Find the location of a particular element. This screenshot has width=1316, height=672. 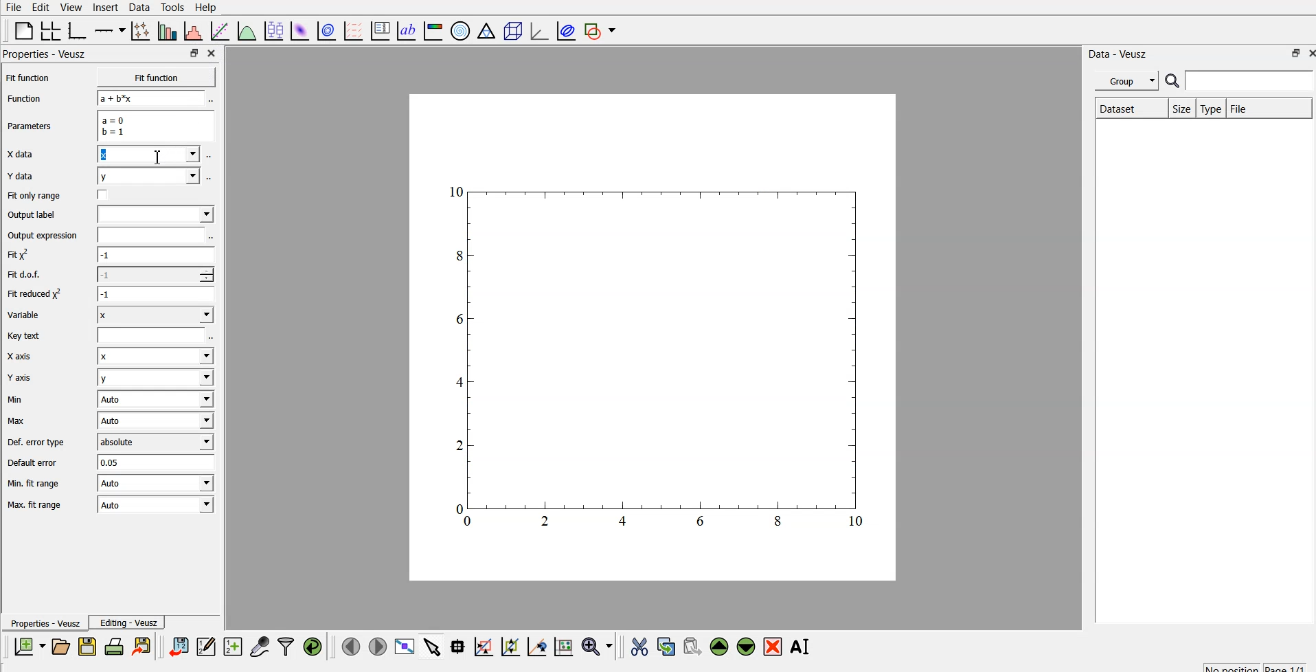

Fit function is located at coordinates (158, 79).